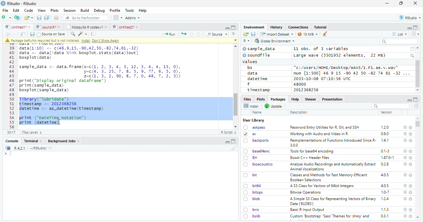  I want to click on 0.9.0, so click(385, 134).